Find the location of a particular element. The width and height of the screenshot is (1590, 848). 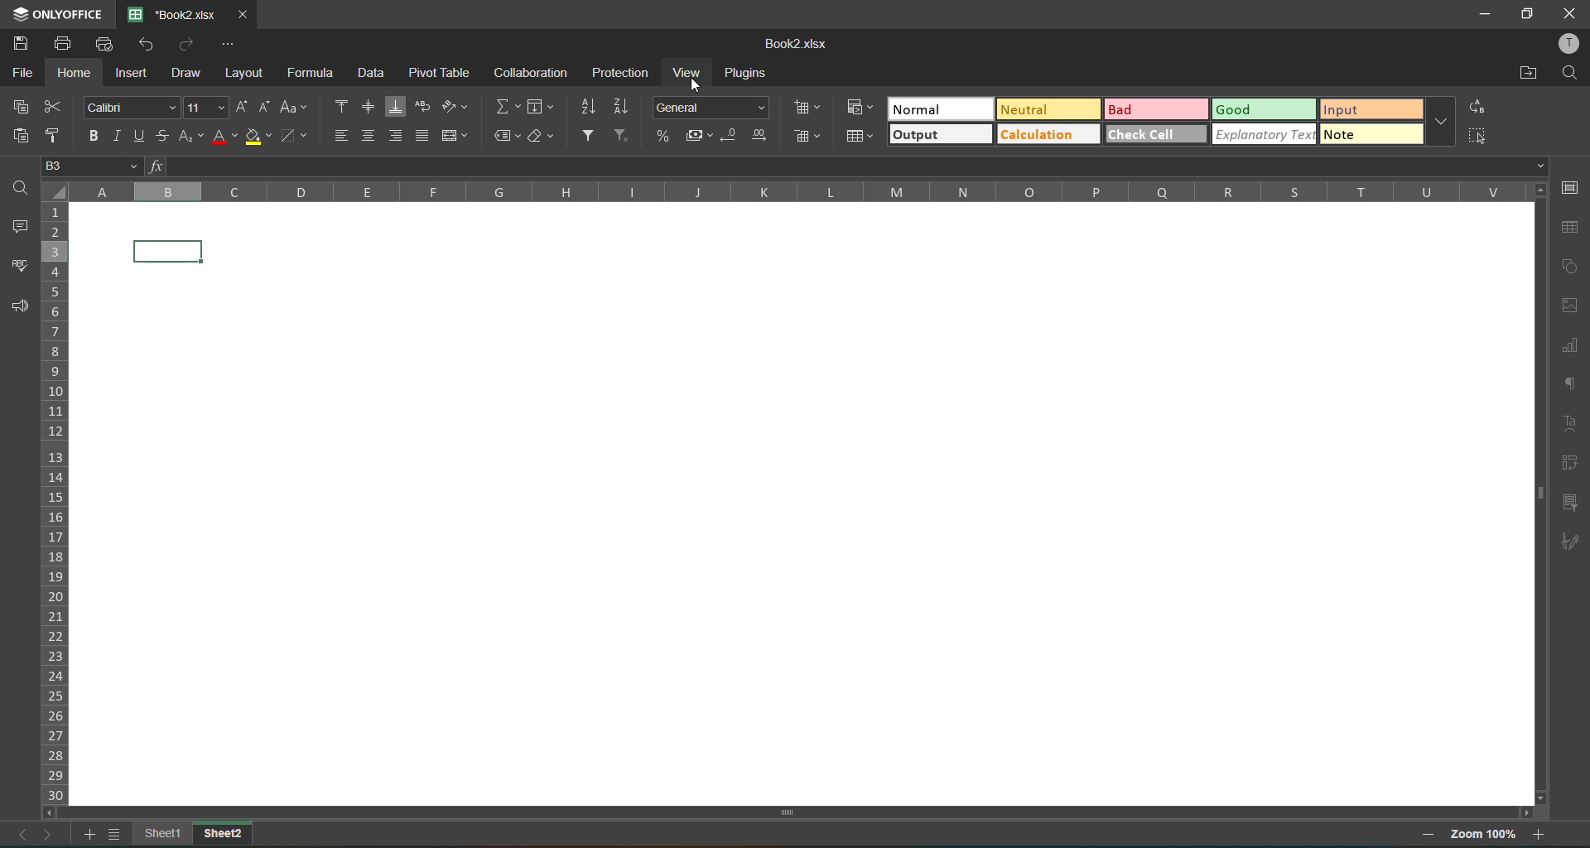

sort descending is located at coordinates (623, 107).